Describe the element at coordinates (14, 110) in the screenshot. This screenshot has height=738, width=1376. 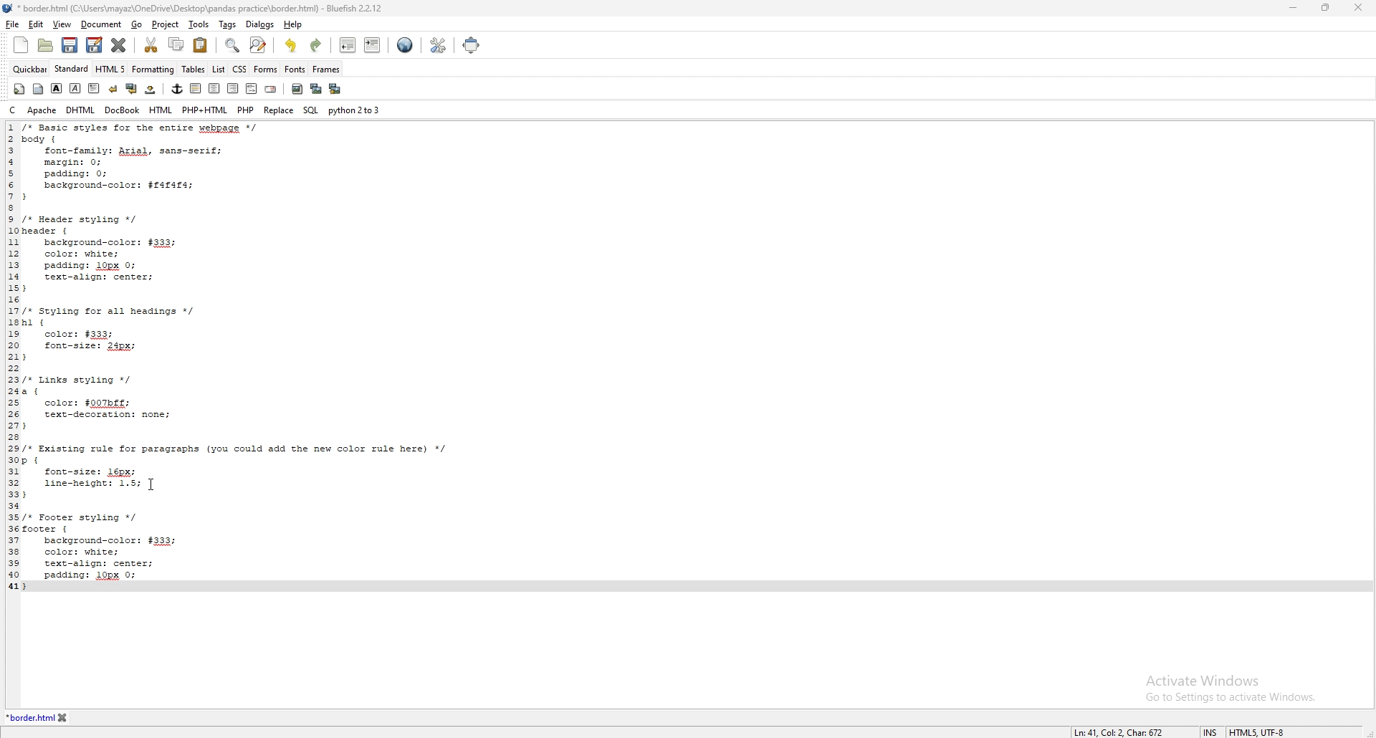
I see `c` at that location.